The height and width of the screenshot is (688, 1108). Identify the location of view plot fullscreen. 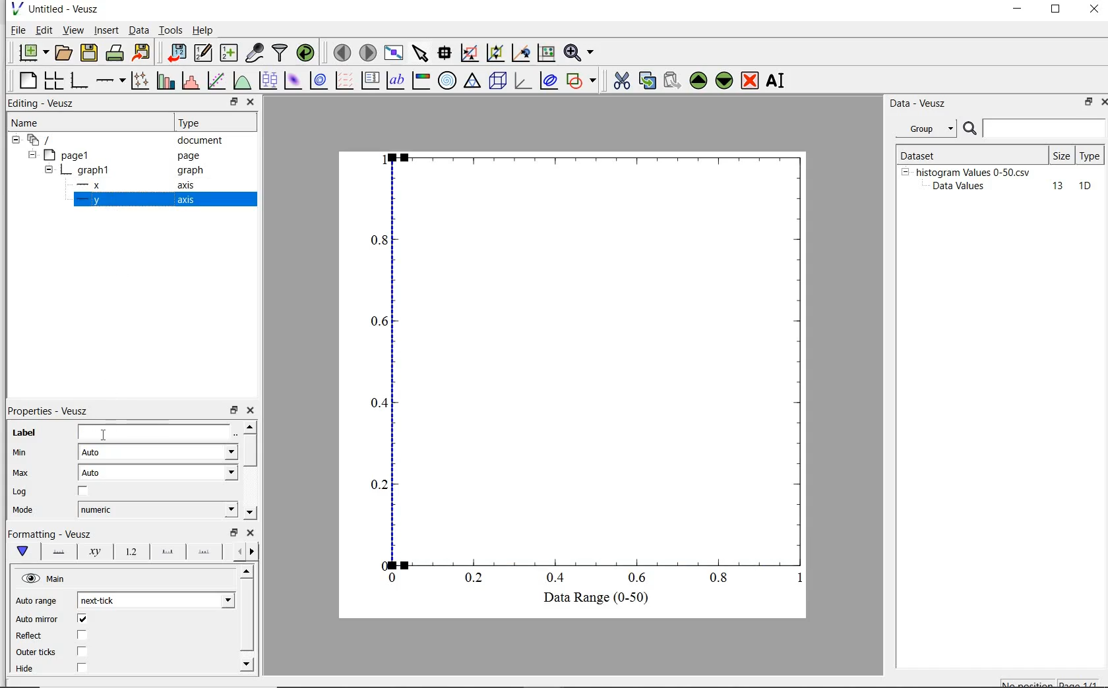
(394, 51).